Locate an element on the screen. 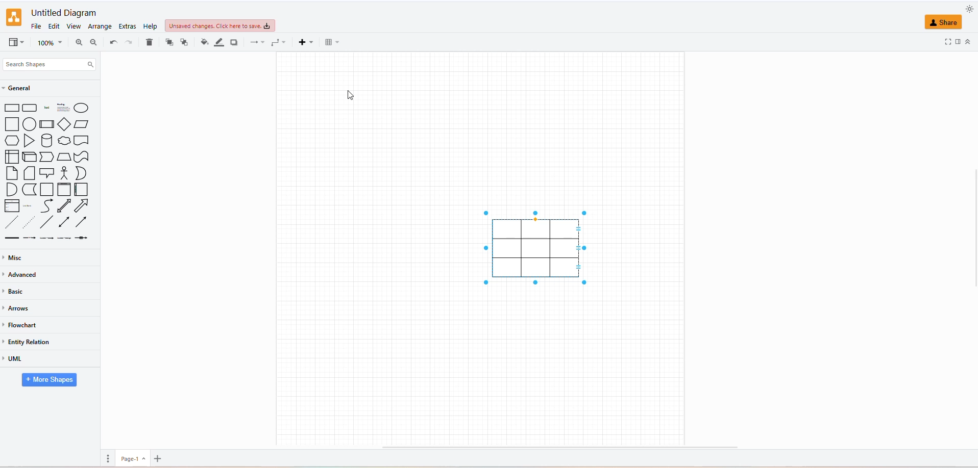 This screenshot has height=468, width=978. arrange is located at coordinates (101, 28).